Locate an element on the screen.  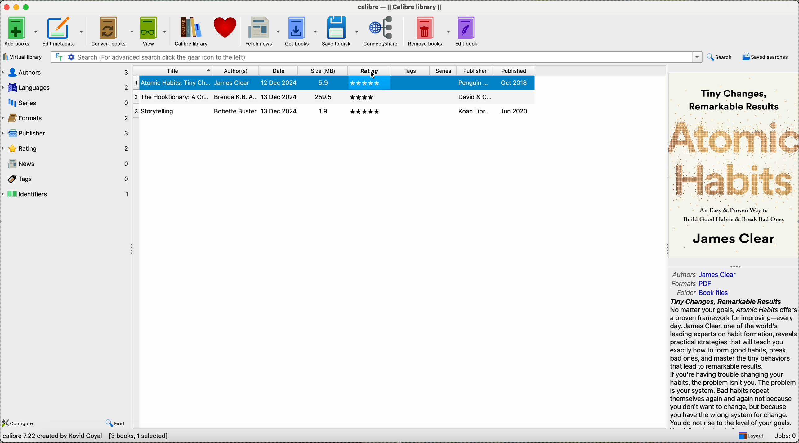
configure is located at coordinates (20, 423).